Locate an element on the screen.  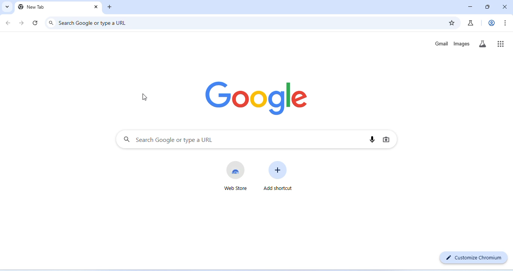
customize and control chromium is located at coordinates (505, 23).